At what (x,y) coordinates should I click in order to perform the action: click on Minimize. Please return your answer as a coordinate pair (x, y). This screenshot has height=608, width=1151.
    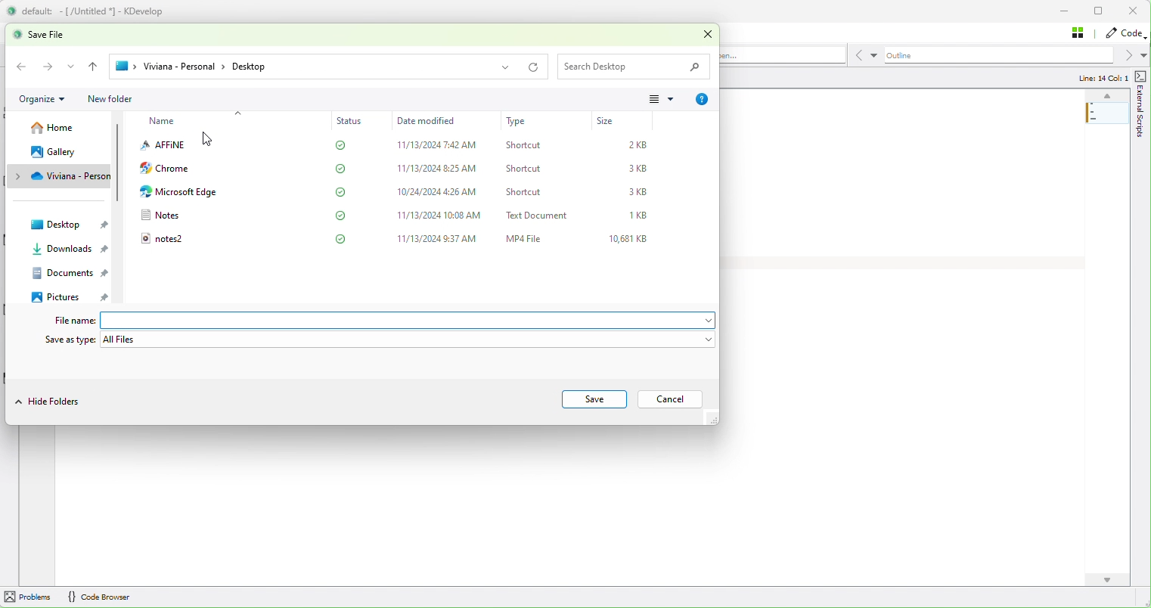
    Looking at the image, I should click on (1066, 11).